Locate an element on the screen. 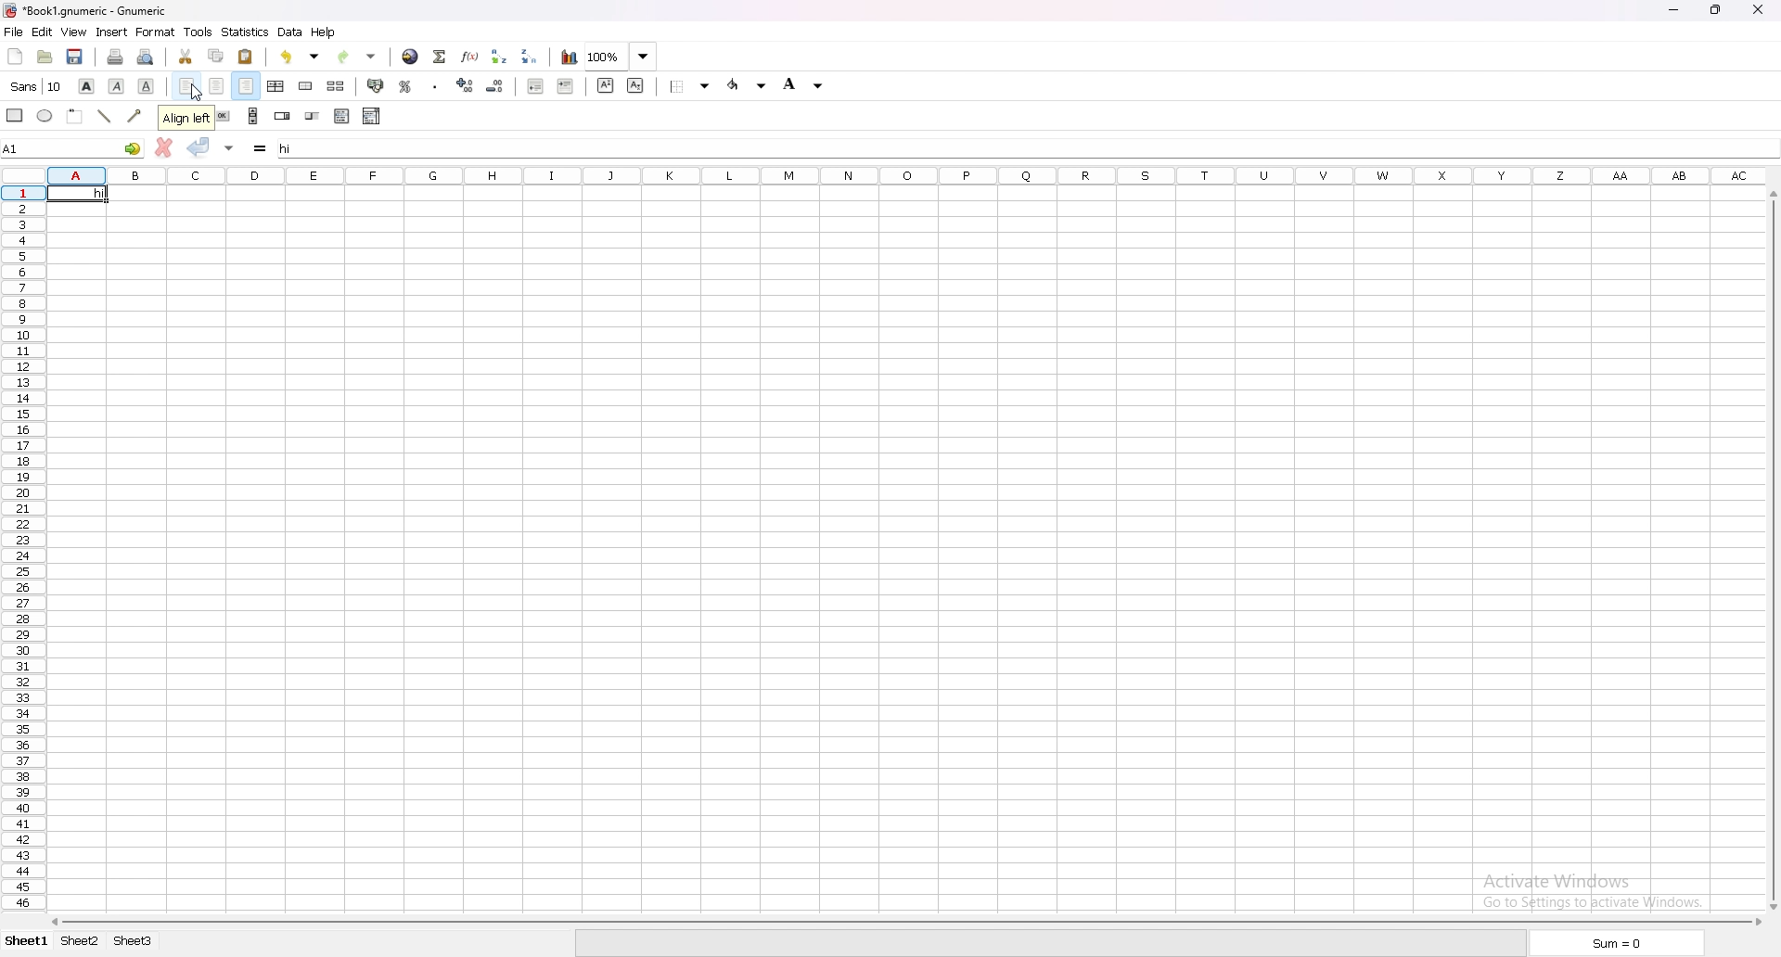 Image resolution: width=1781 pixels, height=957 pixels. open is located at coordinates (45, 57).